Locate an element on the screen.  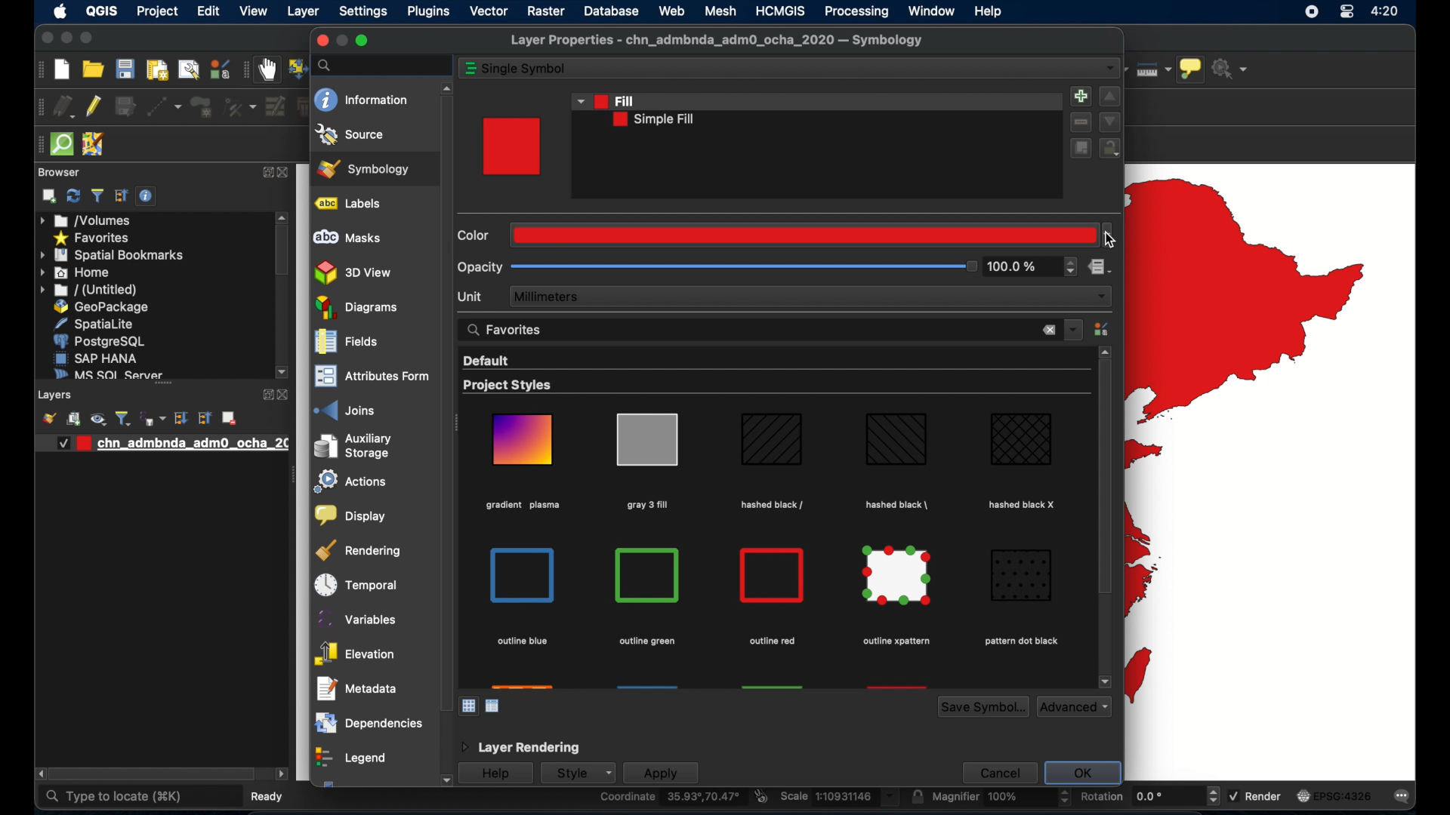
simple fill is located at coordinates (654, 120).